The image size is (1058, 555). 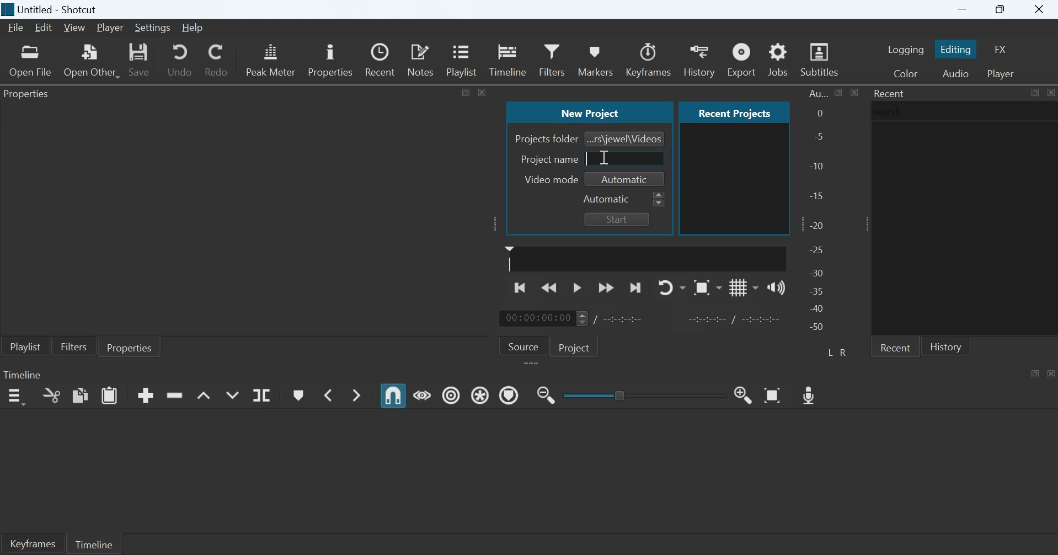 What do you see at coordinates (174, 394) in the screenshot?
I see `Ripple delete` at bounding box center [174, 394].